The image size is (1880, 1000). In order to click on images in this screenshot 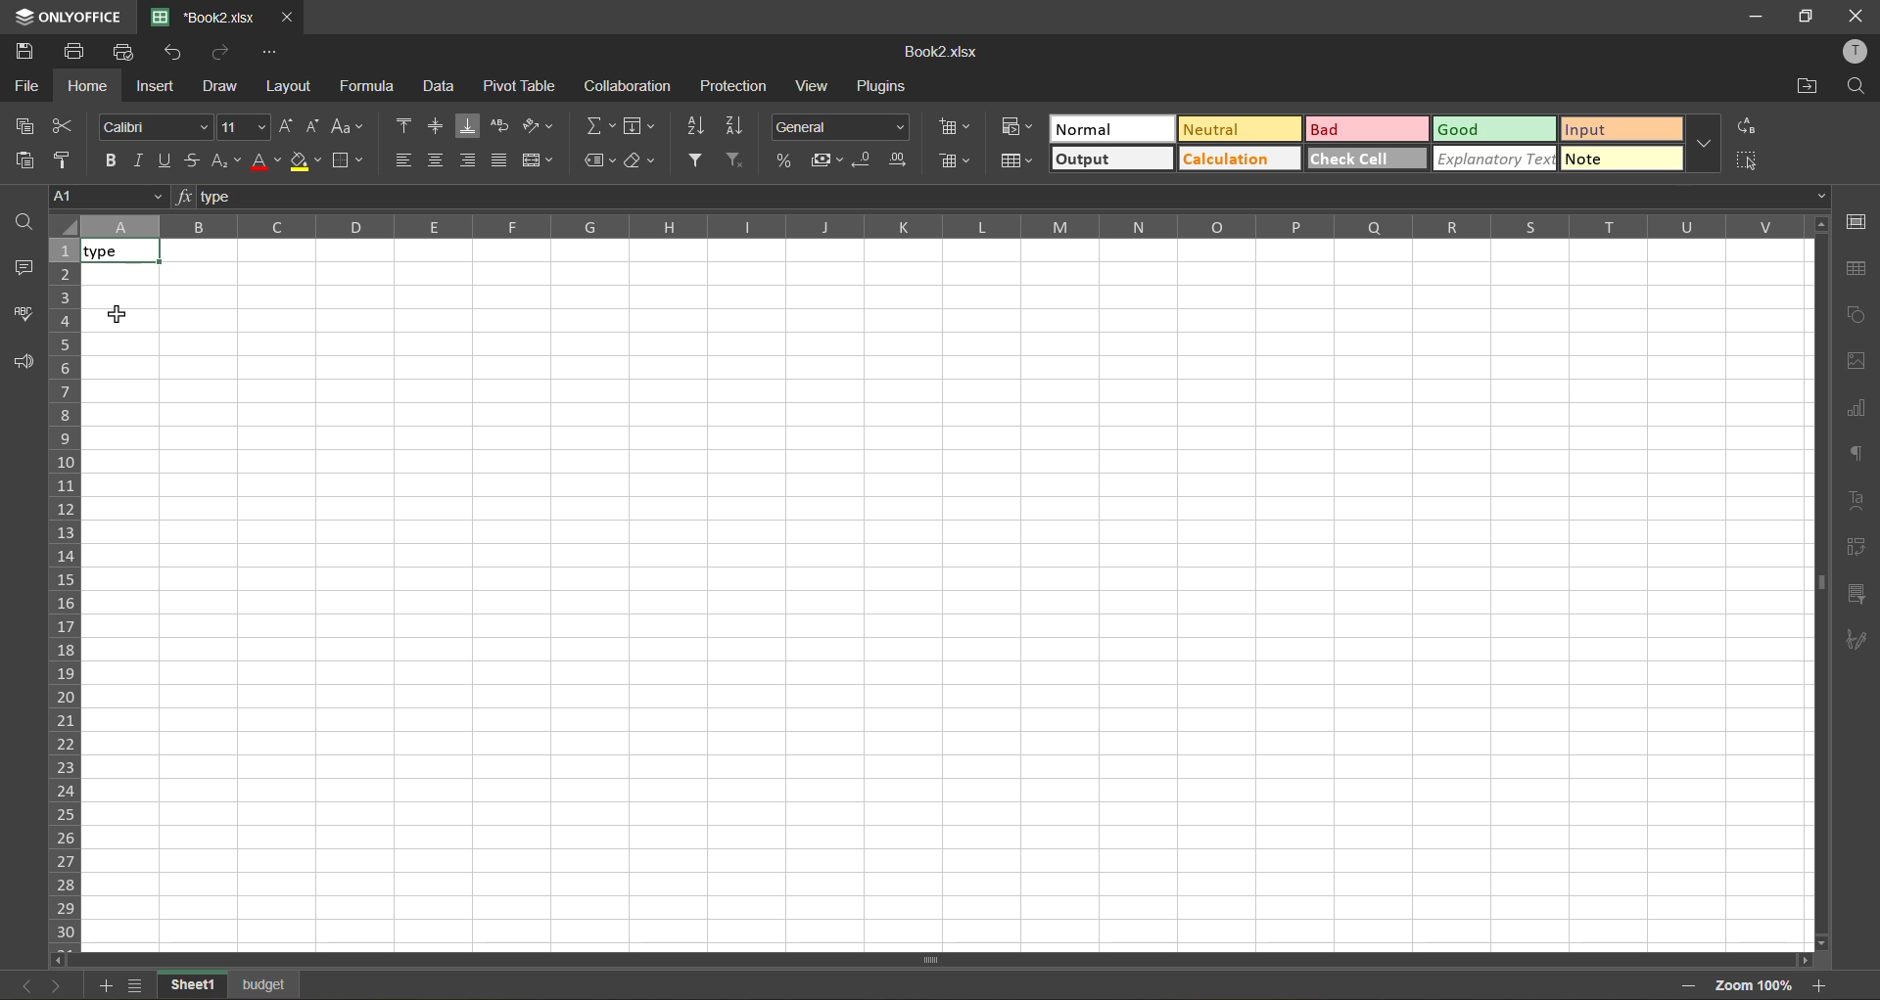, I will do `click(1862, 366)`.